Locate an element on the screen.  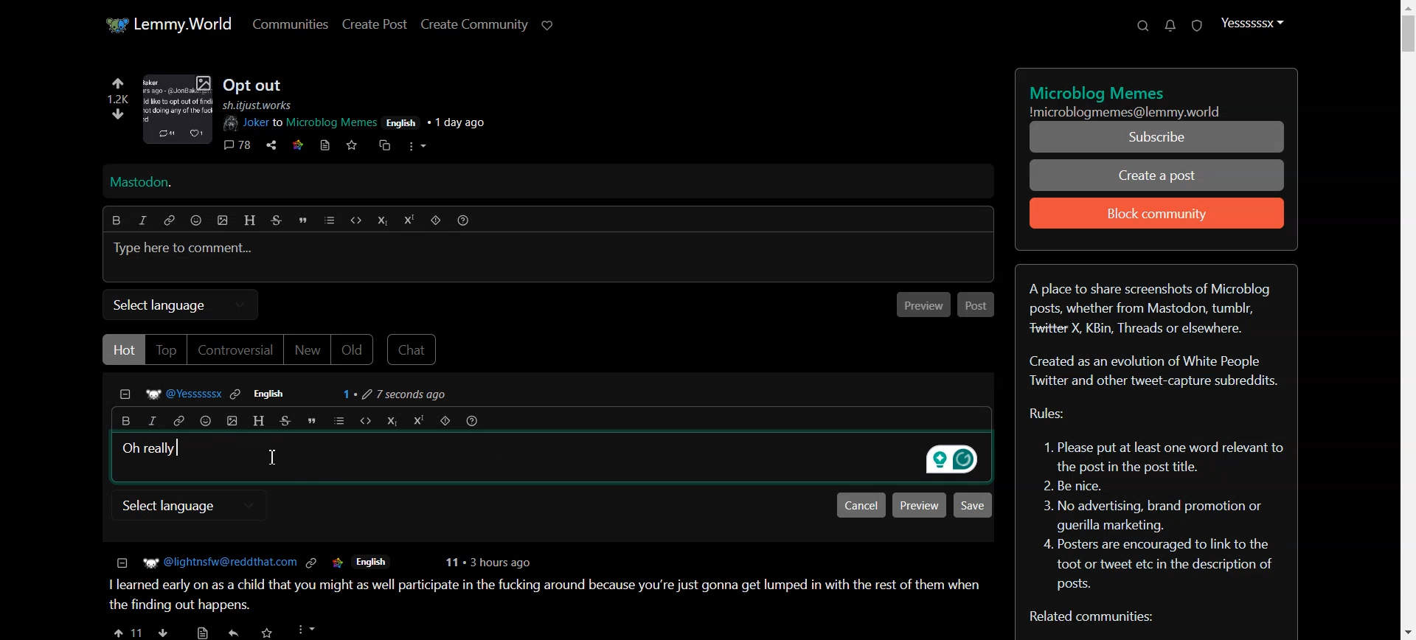
Controversial  is located at coordinates (235, 350).